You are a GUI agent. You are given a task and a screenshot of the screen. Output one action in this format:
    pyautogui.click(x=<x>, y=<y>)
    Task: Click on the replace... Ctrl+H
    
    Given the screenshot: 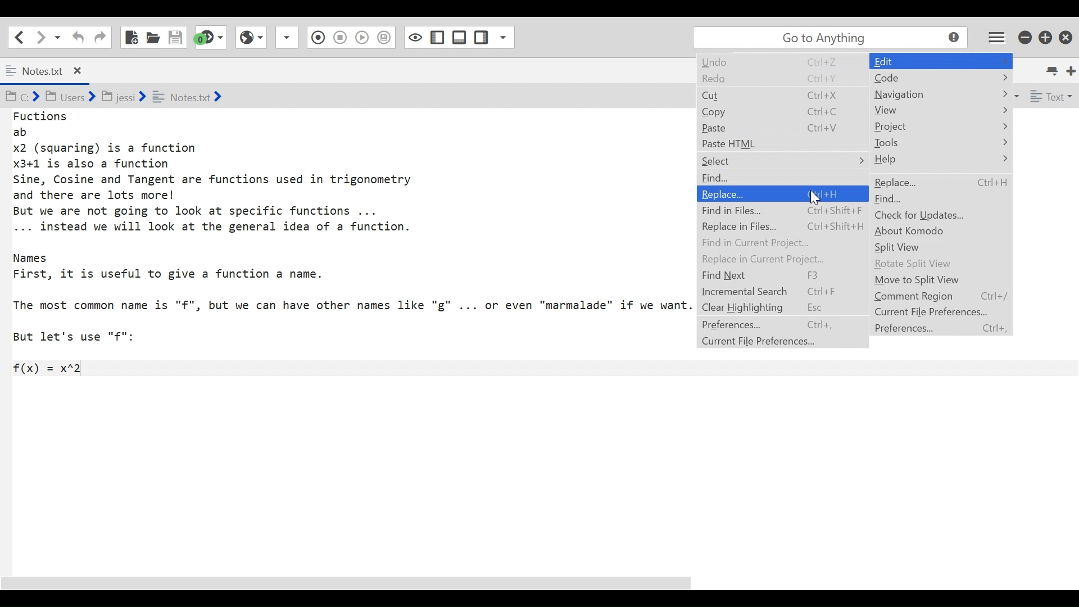 What is the action you would take?
    pyautogui.click(x=947, y=181)
    